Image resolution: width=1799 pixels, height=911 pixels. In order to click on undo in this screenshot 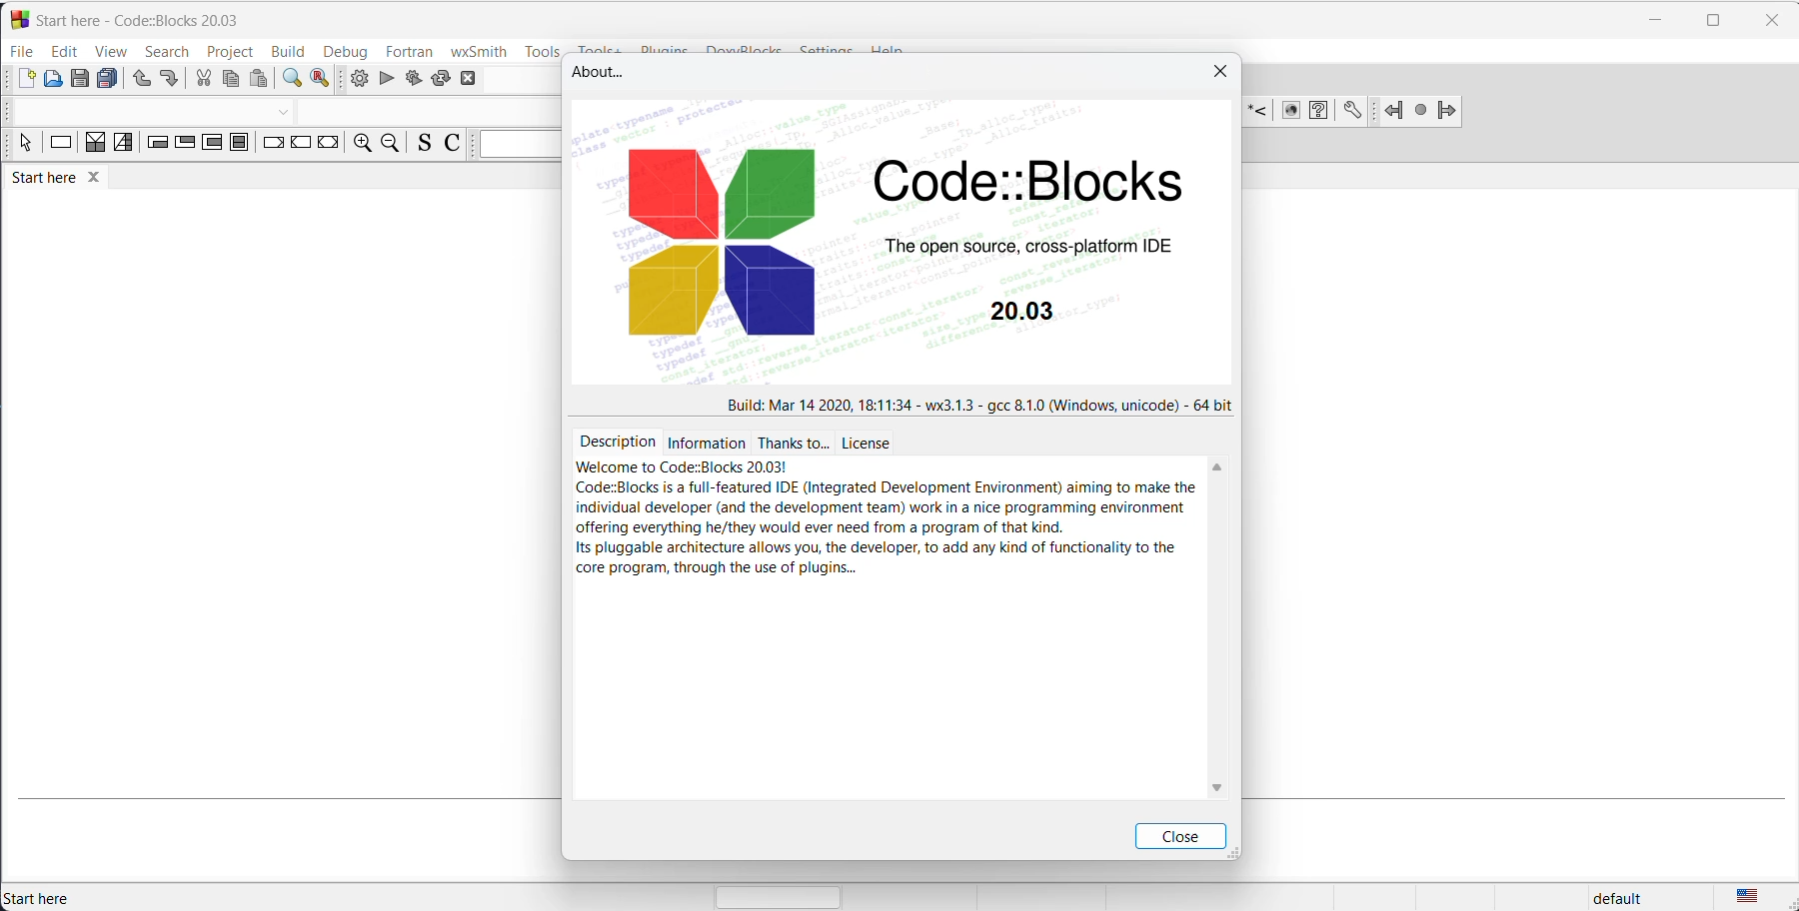, I will do `click(139, 83)`.